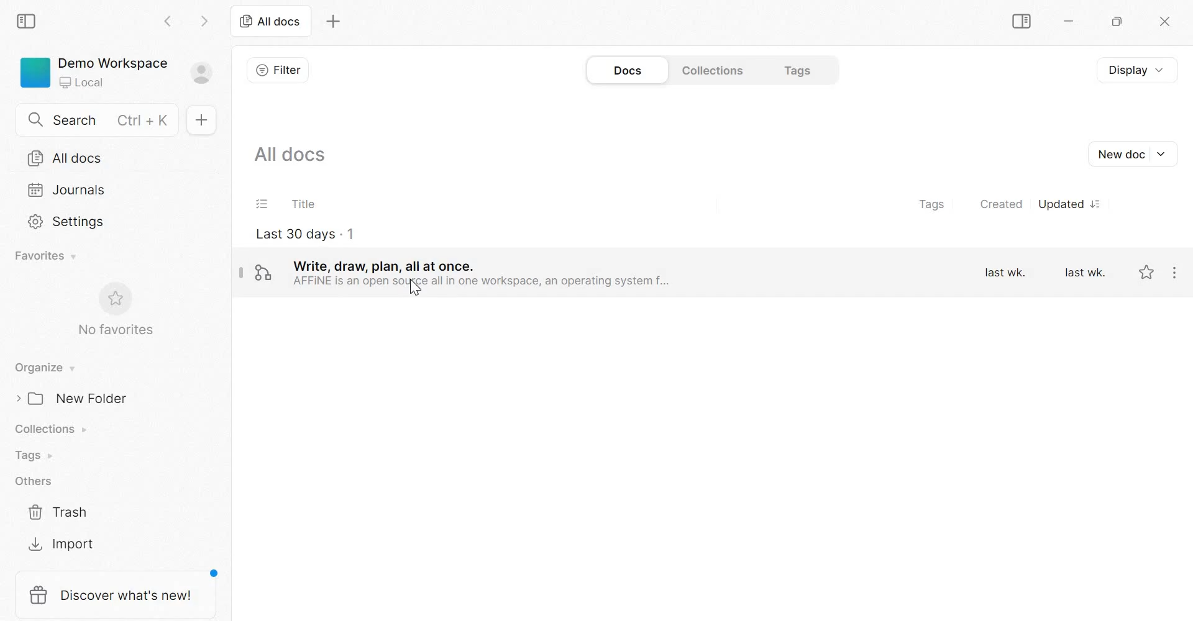 The height and width of the screenshot is (621, 1193). What do you see at coordinates (932, 204) in the screenshot?
I see `Tags` at bounding box center [932, 204].